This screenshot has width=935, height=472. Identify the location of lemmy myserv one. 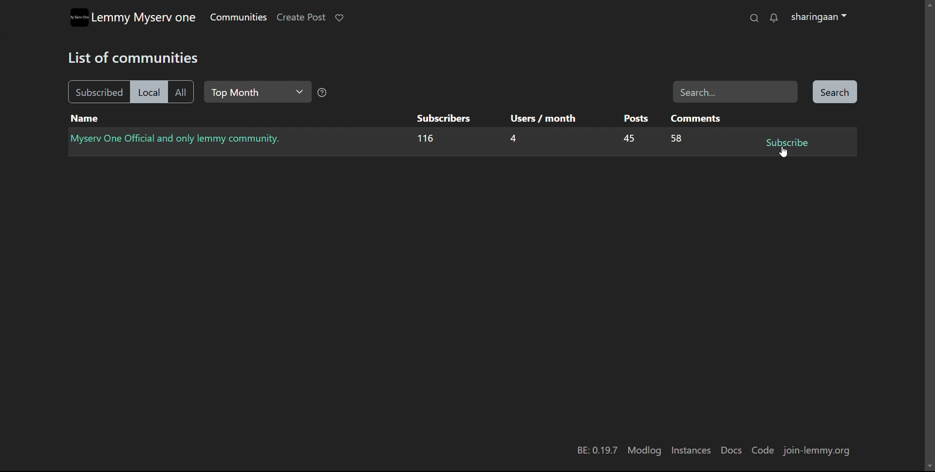
(144, 18).